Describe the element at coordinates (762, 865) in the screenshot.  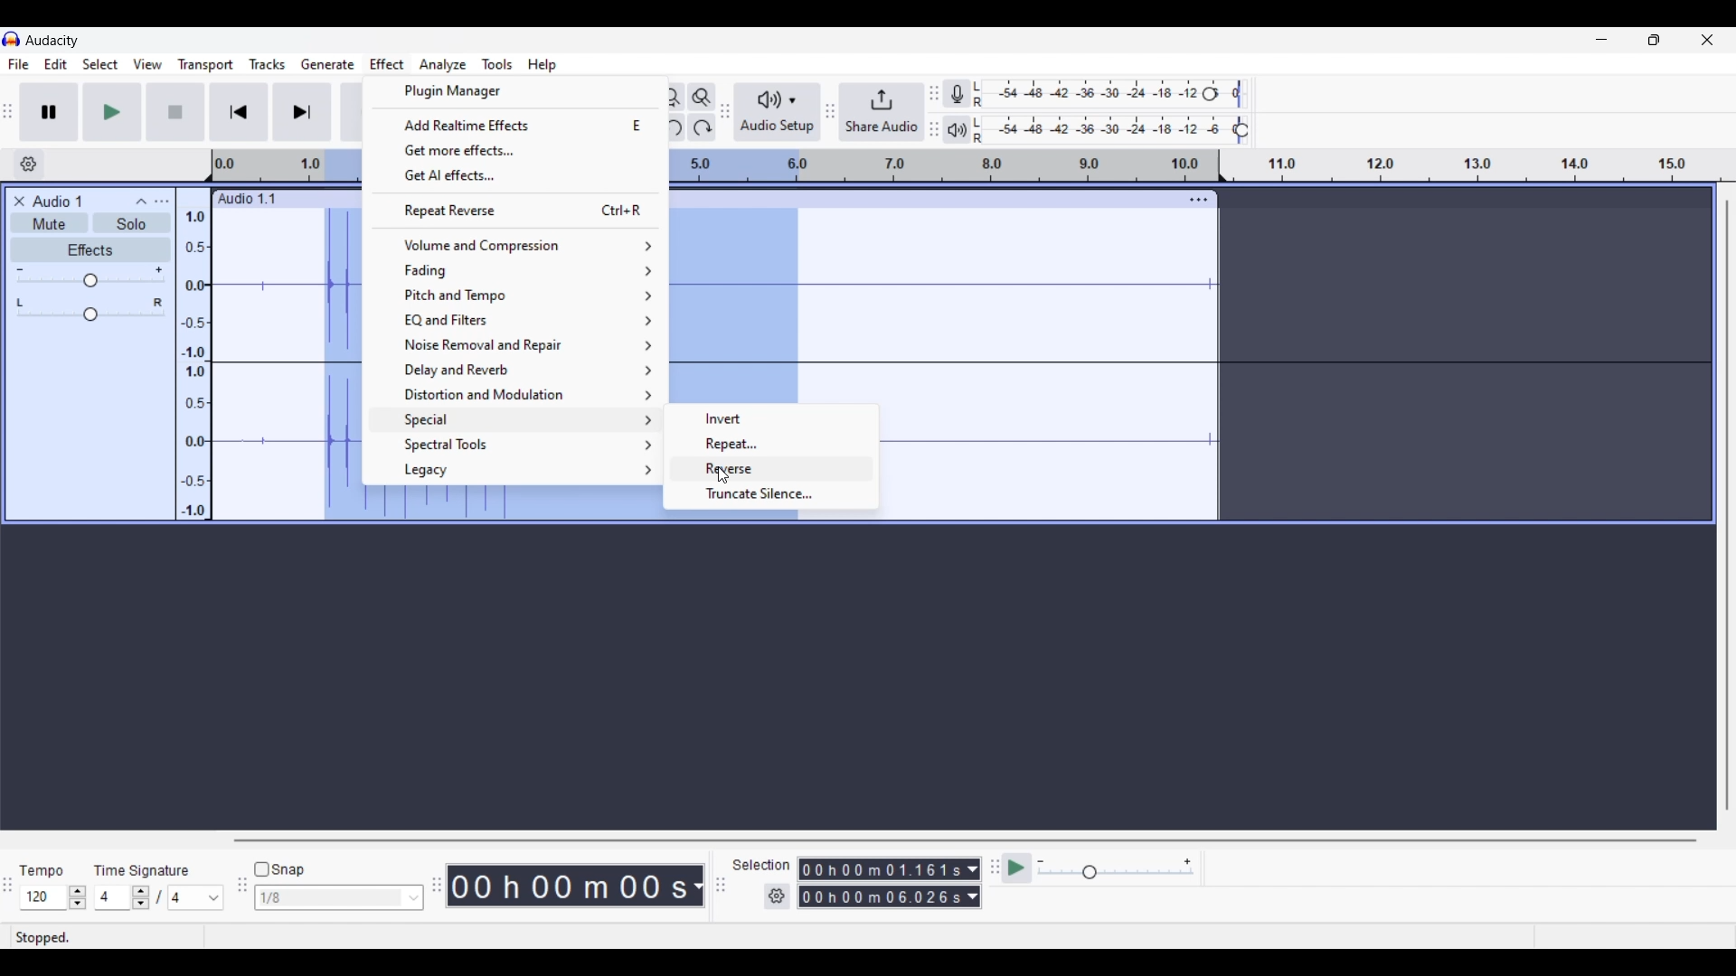
I see `Selection` at that location.